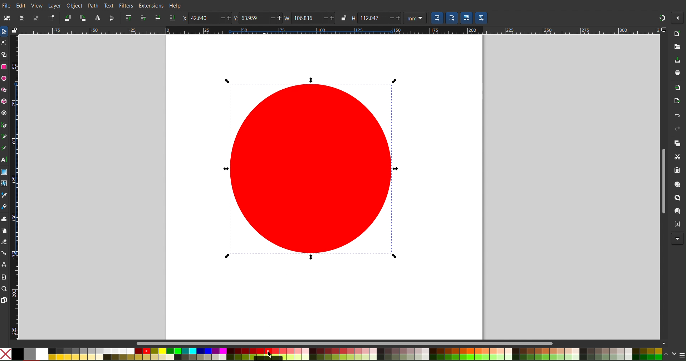 Image resolution: width=686 pixels, height=361 pixels. What do you see at coordinates (109, 5) in the screenshot?
I see `Text` at bounding box center [109, 5].